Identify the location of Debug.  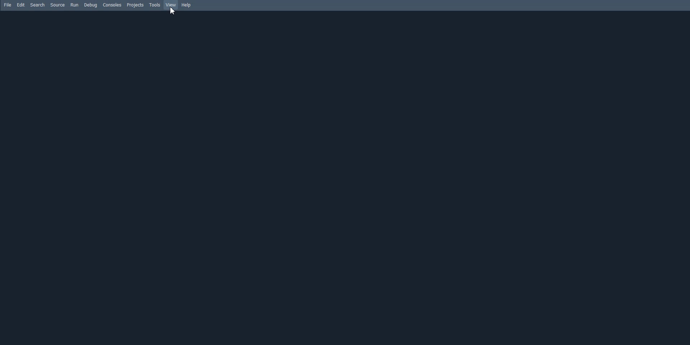
(90, 5).